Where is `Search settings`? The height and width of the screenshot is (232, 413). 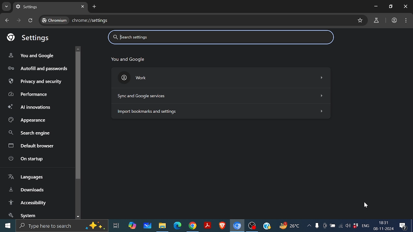 Search settings is located at coordinates (220, 37).